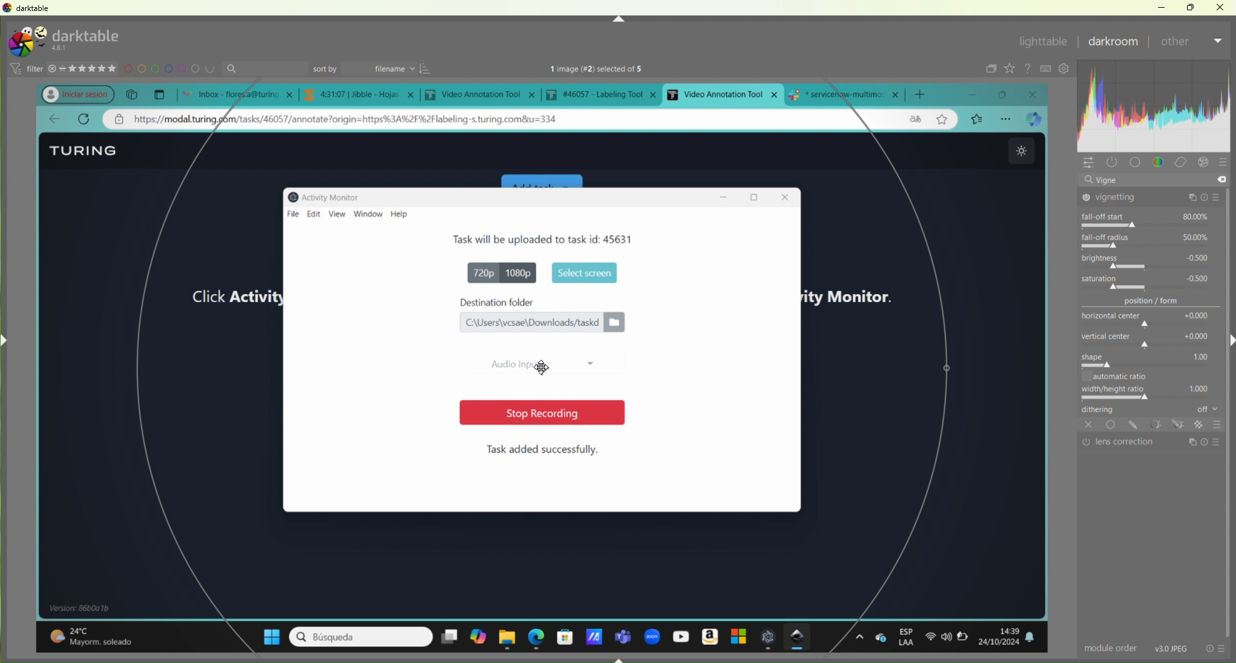  I want to click on automatic ratio, so click(1139, 376).